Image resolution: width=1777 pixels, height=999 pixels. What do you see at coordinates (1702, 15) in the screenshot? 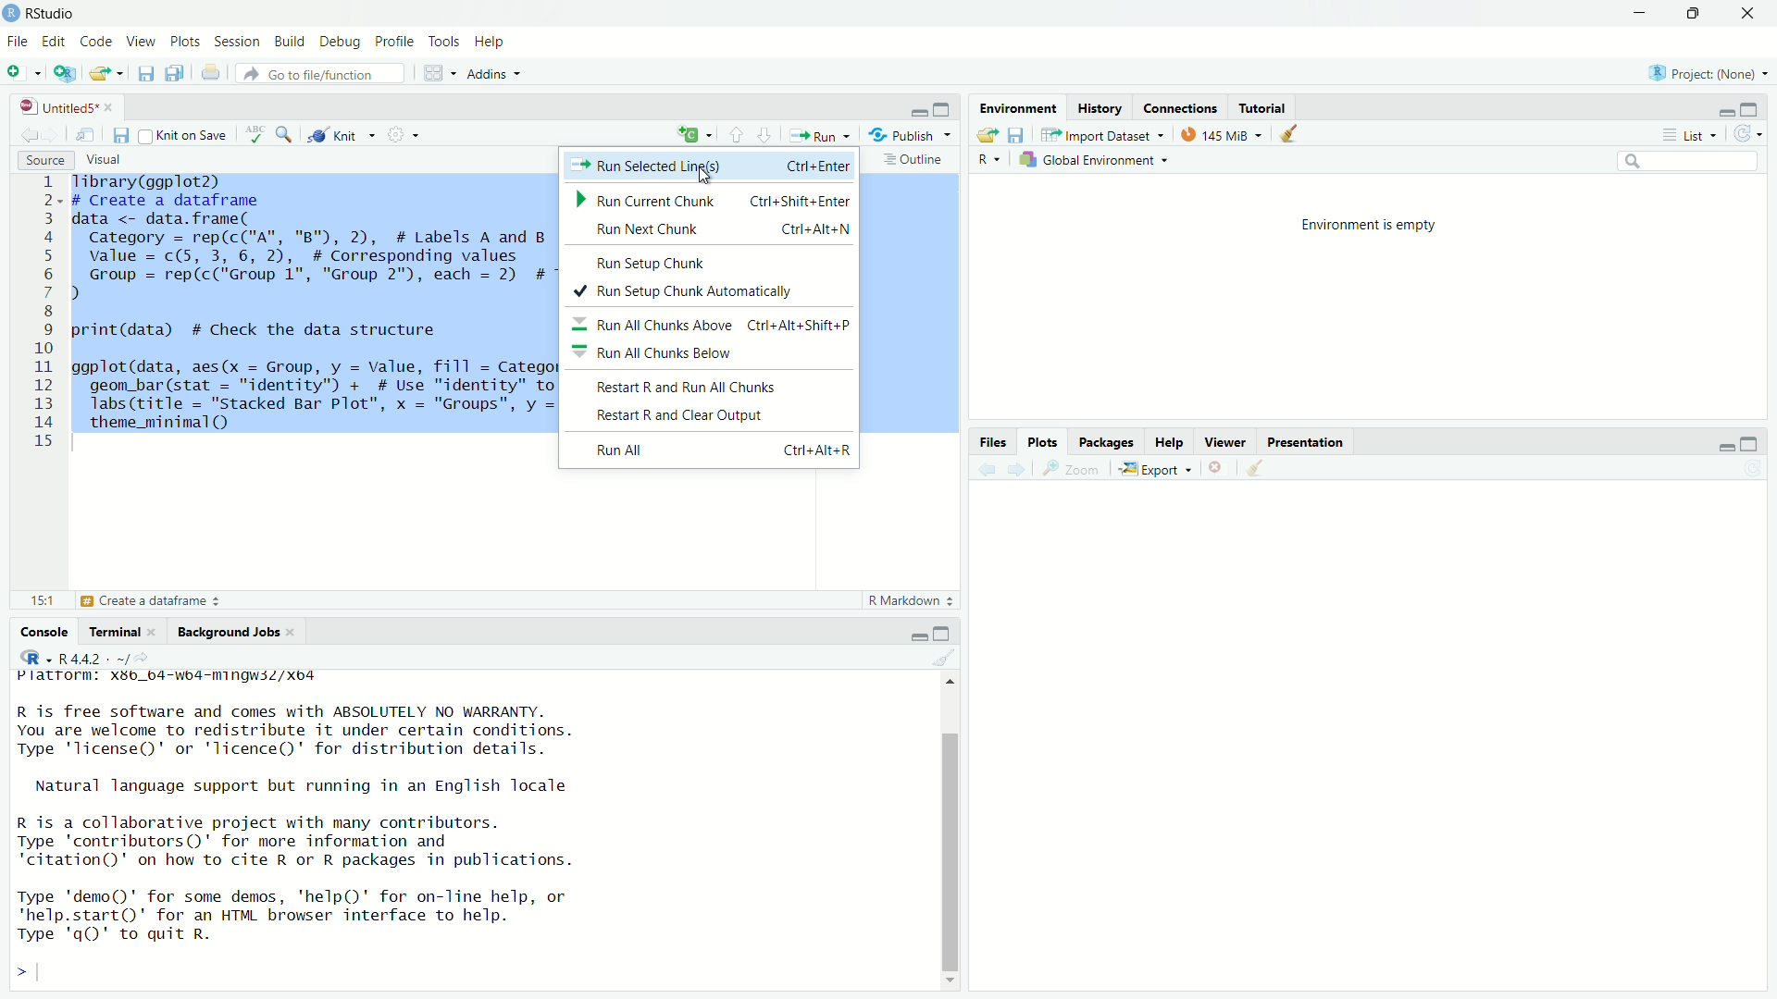
I see `Maximize` at bounding box center [1702, 15].